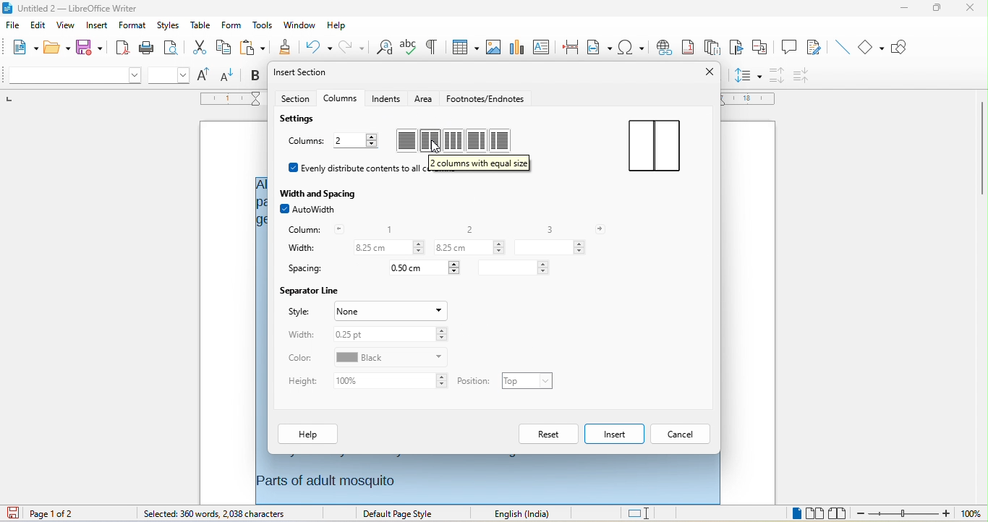 Image resolution: width=988 pixels, height=522 pixels. I want to click on set position, so click(527, 381).